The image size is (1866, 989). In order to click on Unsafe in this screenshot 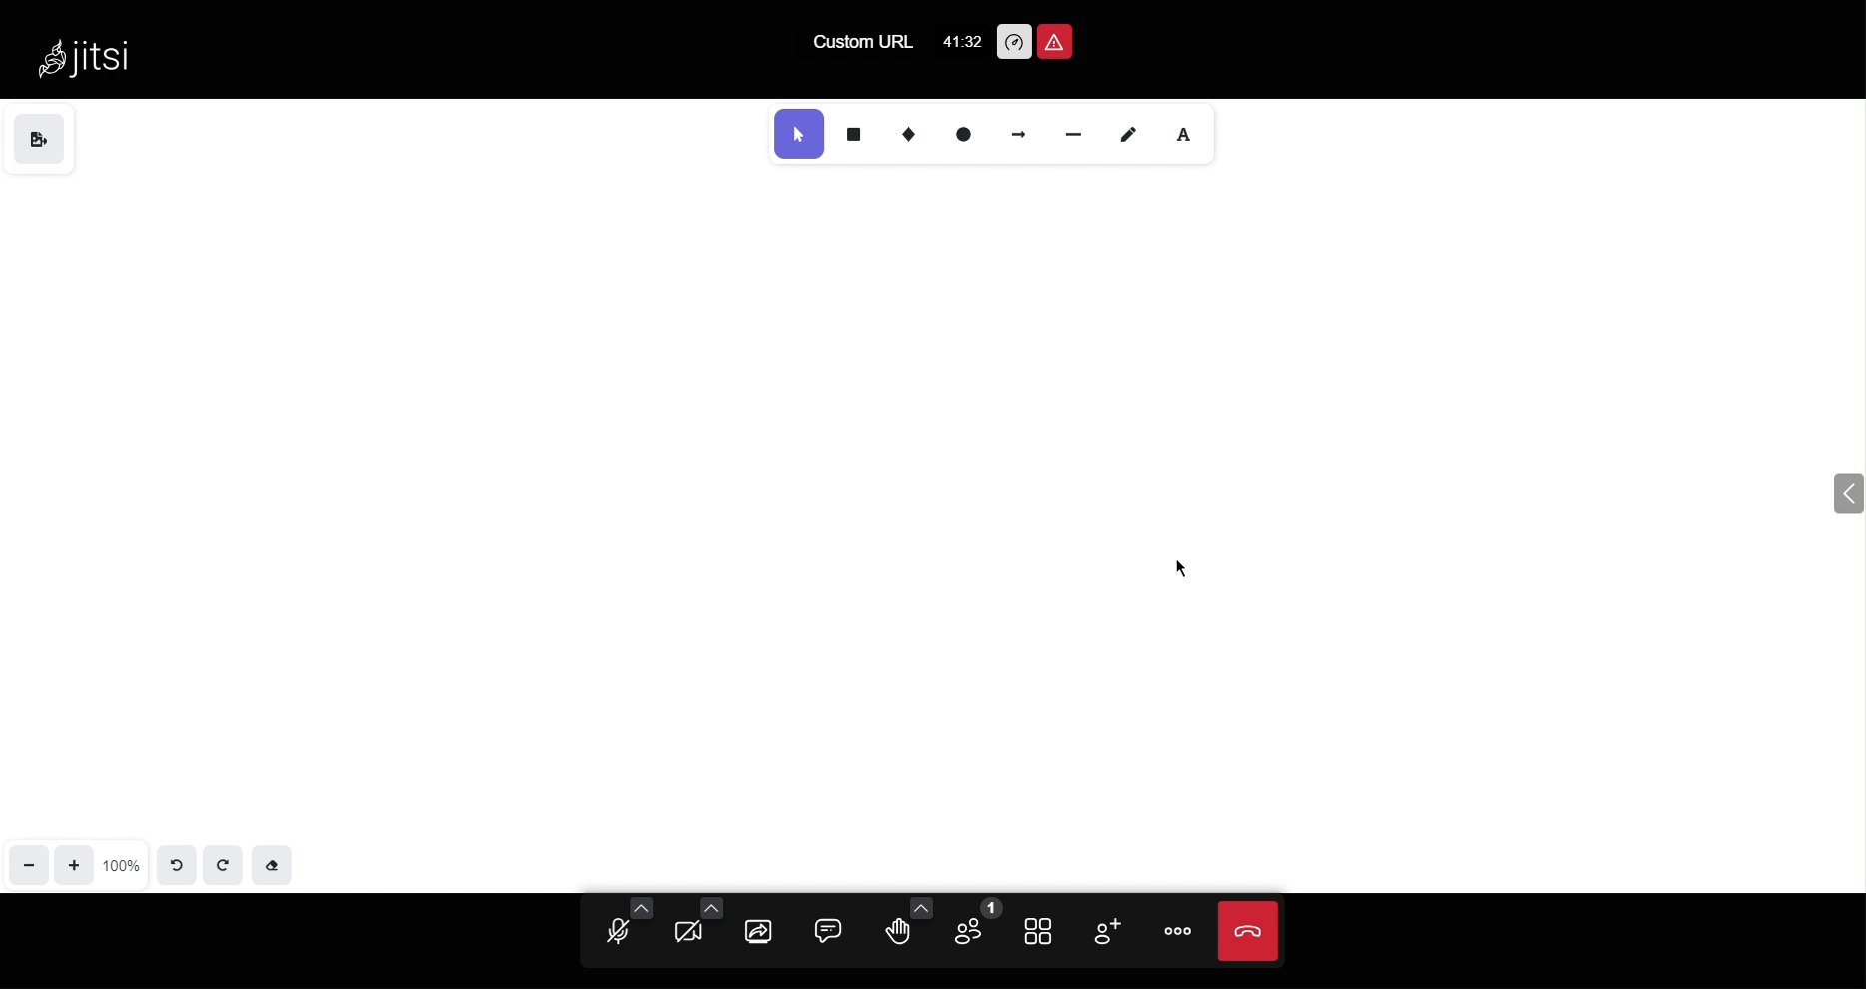, I will do `click(1057, 39)`.